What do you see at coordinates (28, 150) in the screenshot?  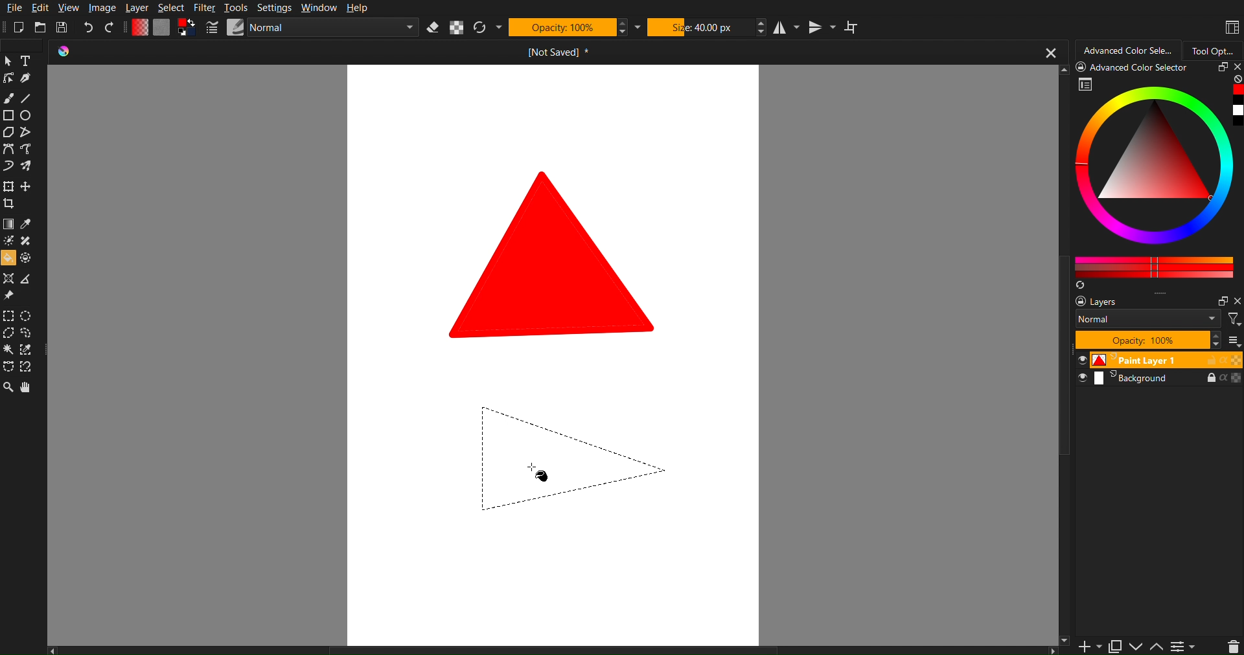 I see `Free shape` at bounding box center [28, 150].